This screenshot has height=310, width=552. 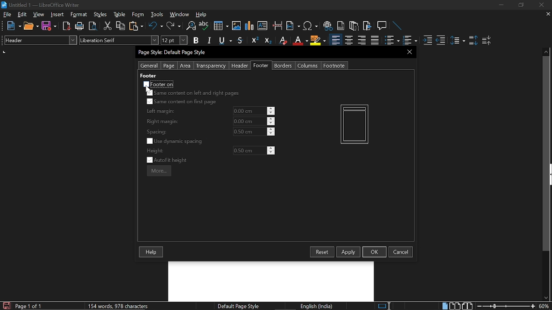 I want to click on current spacing, so click(x=249, y=131).